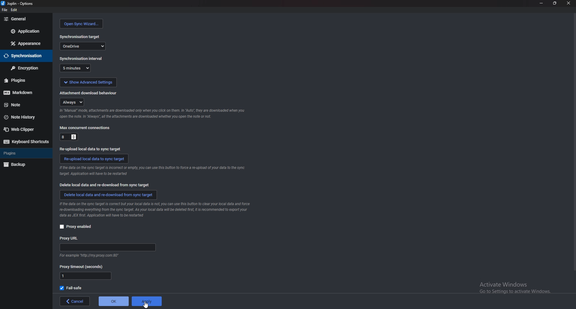 Image resolution: width=576 pixels, height=309 pixels. I want to click on reupload local disk to sync target, so click(94, 159).